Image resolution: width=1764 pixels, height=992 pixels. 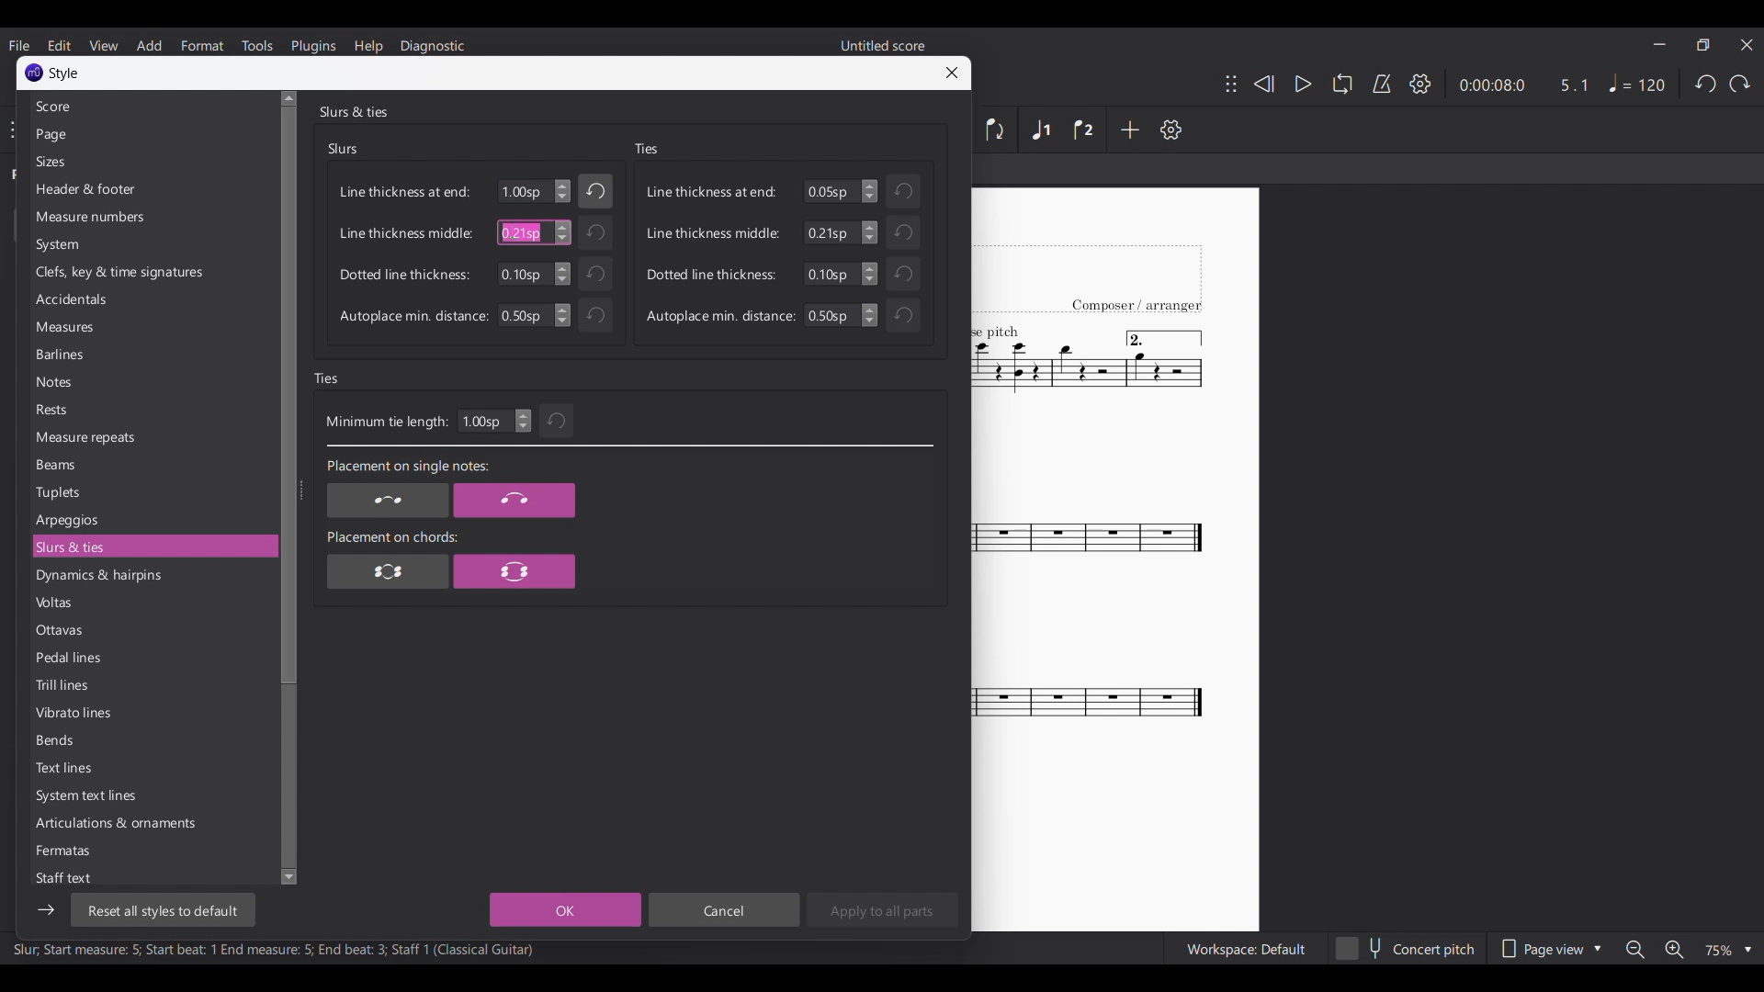 I want to click on Increase/Decrease line thickness at end, so click(x=563, y=191).